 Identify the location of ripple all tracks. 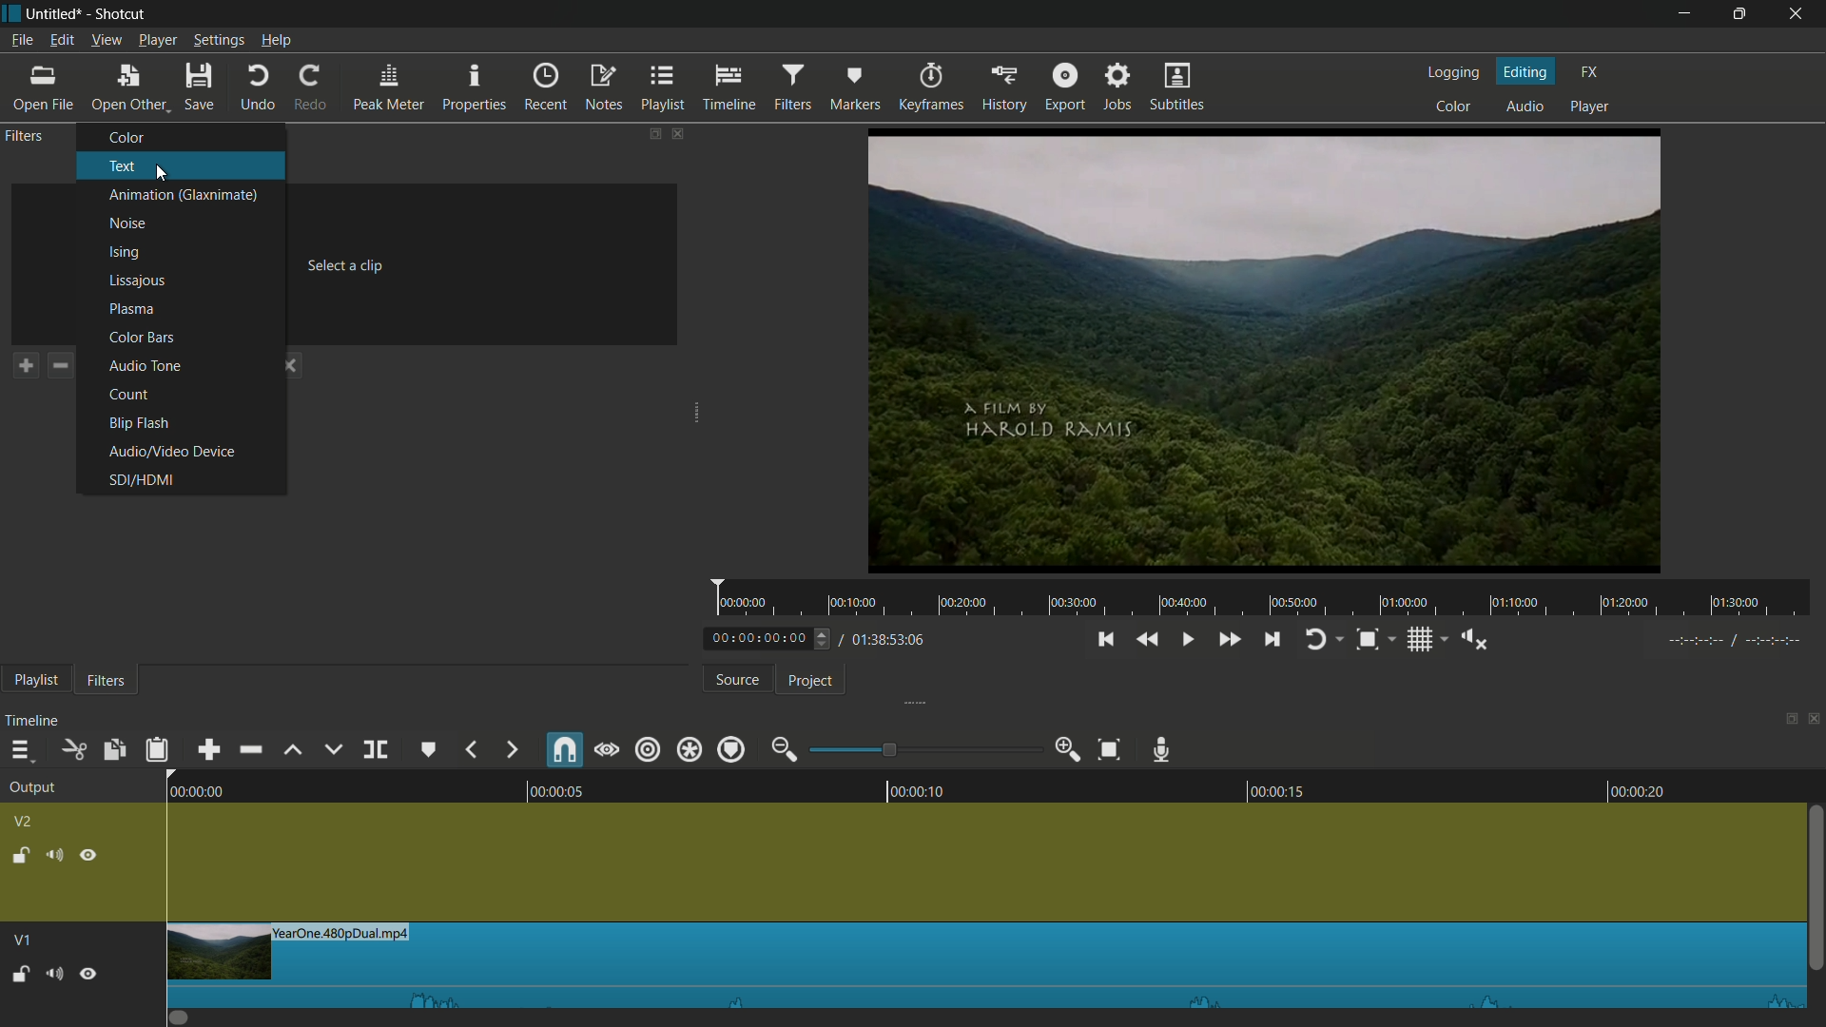
(689, 749).